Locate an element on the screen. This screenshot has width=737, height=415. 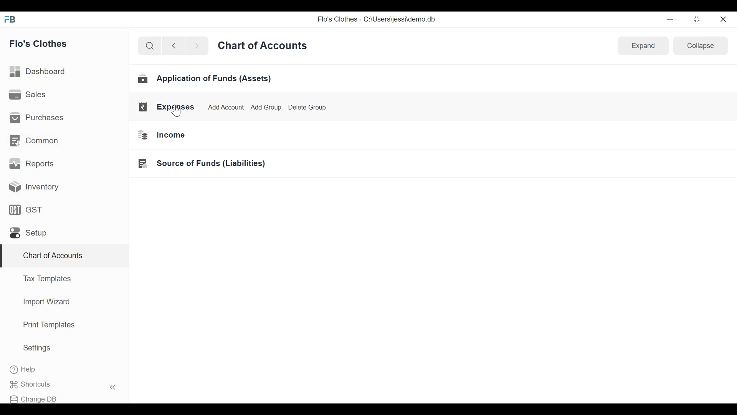
Cursor is located at coordinates (178, 110).